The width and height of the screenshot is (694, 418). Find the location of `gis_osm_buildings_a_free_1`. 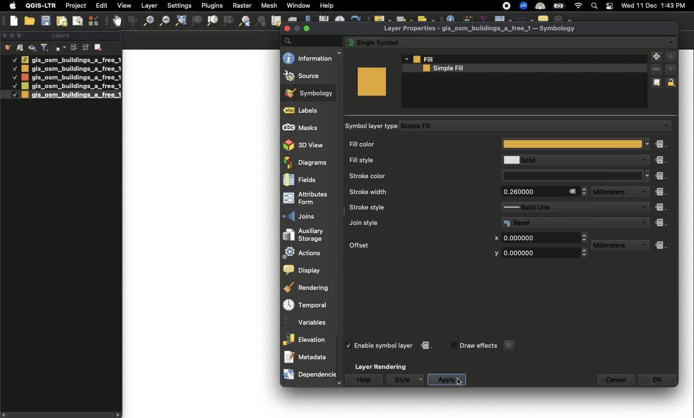

gis_osm_buildings_a_free_1 is located at coordinates (71, 59).